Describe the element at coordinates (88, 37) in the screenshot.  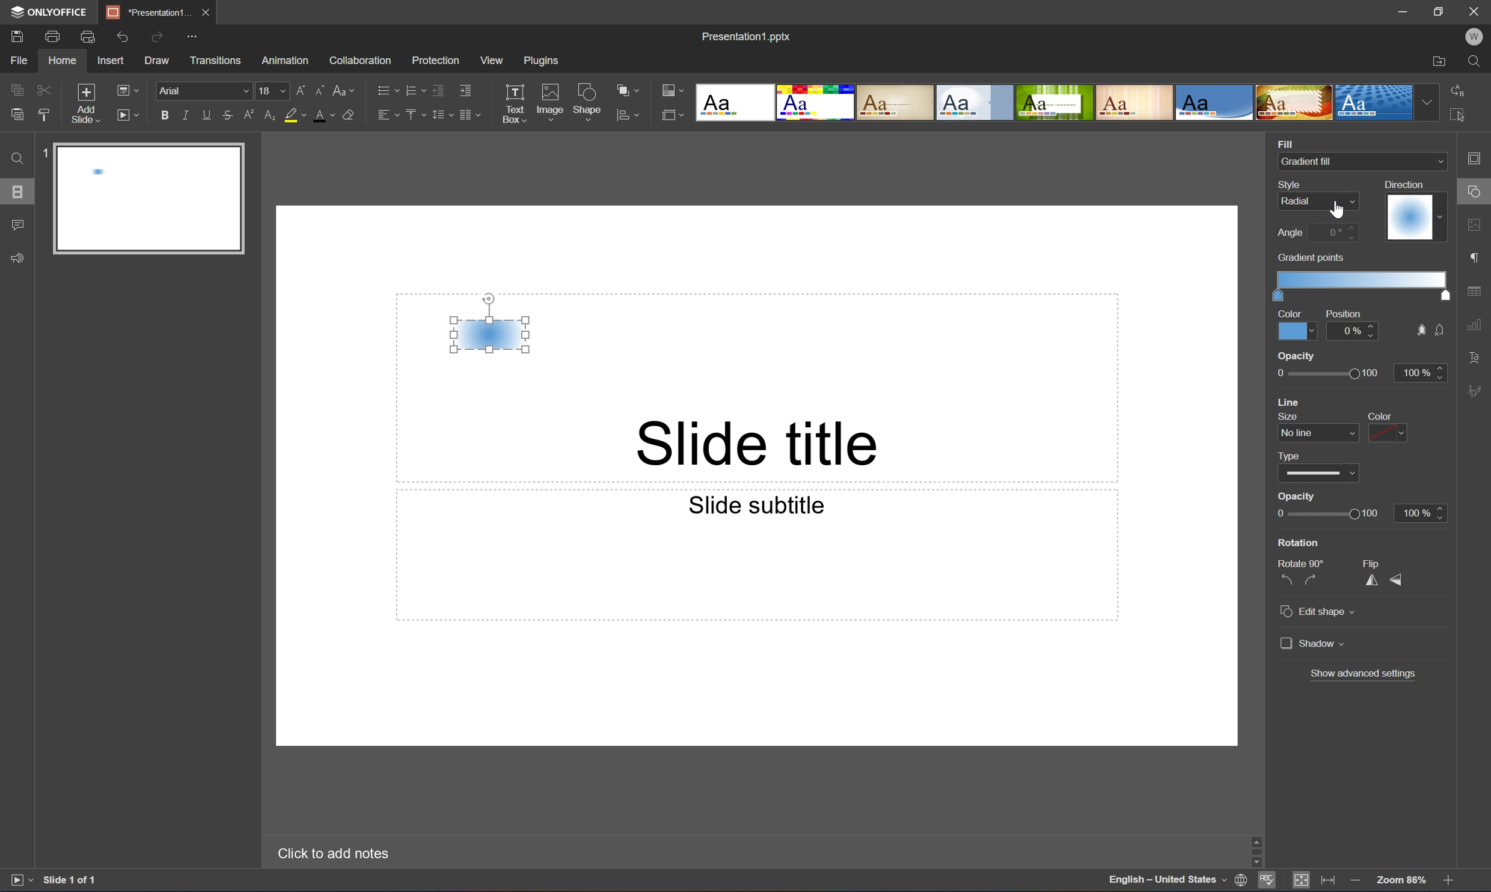
I see `Print preview` at that location.